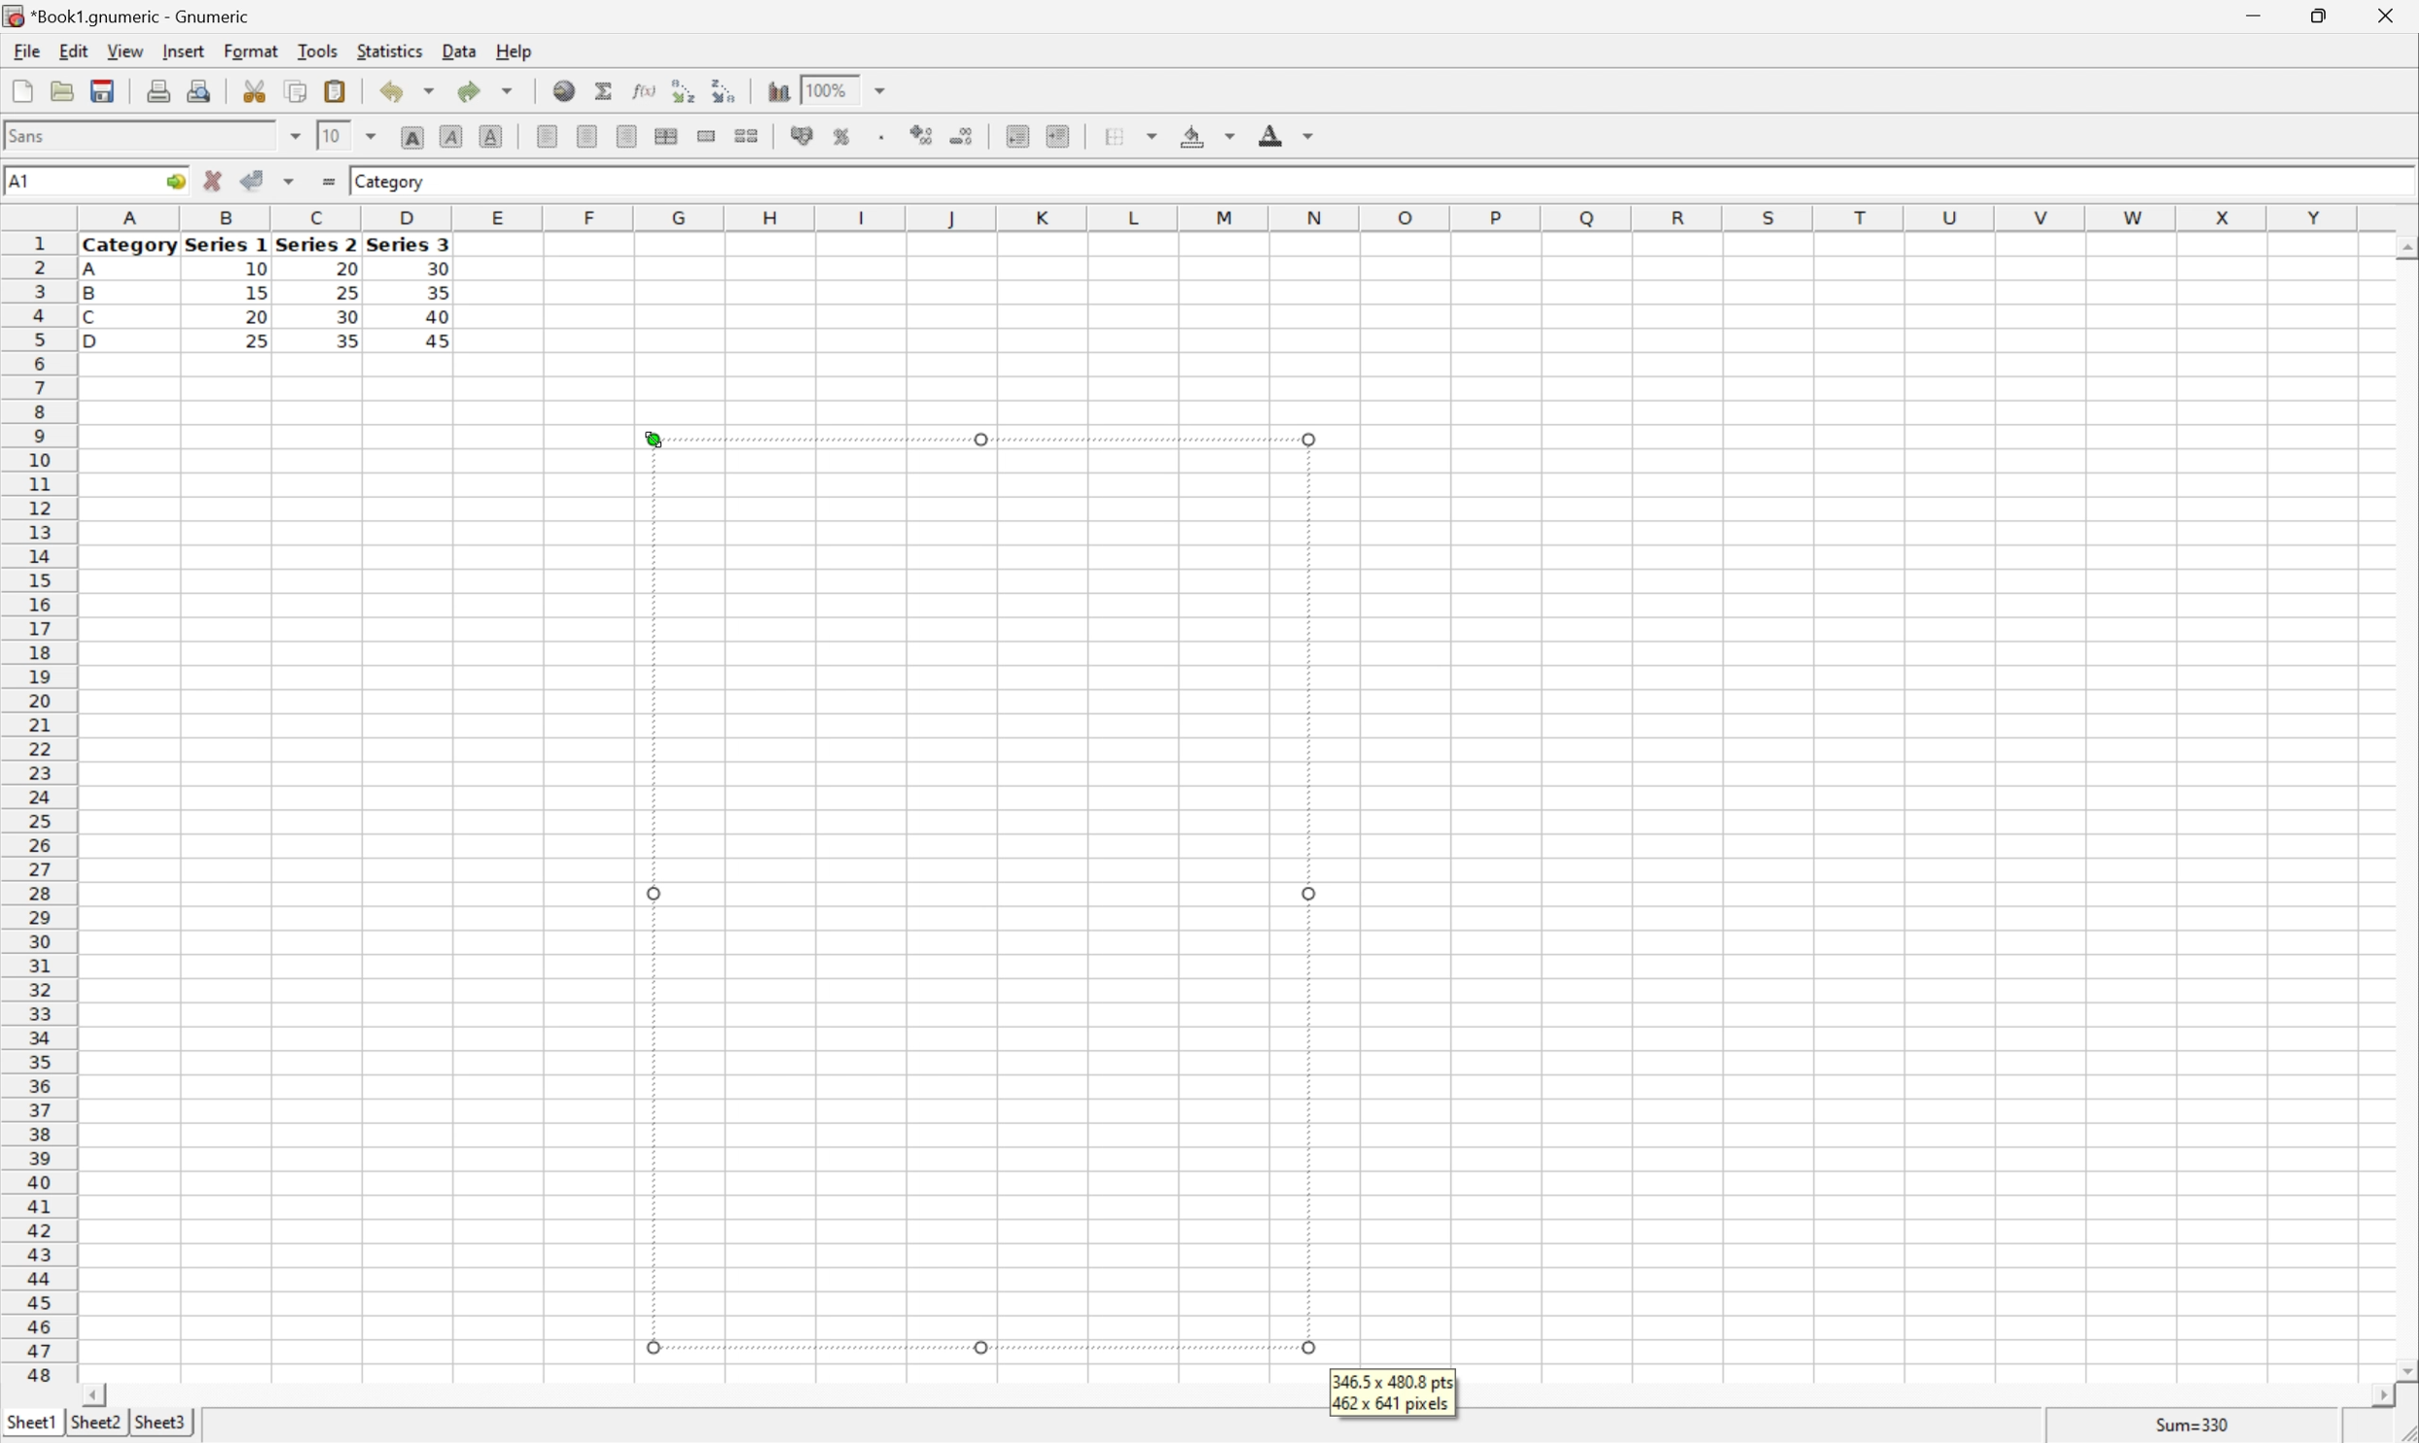 This screenshot has height=1443, width=2419. Describe the element at coordinates (1205, 133) in the screenshot. I see `Background` at that location.